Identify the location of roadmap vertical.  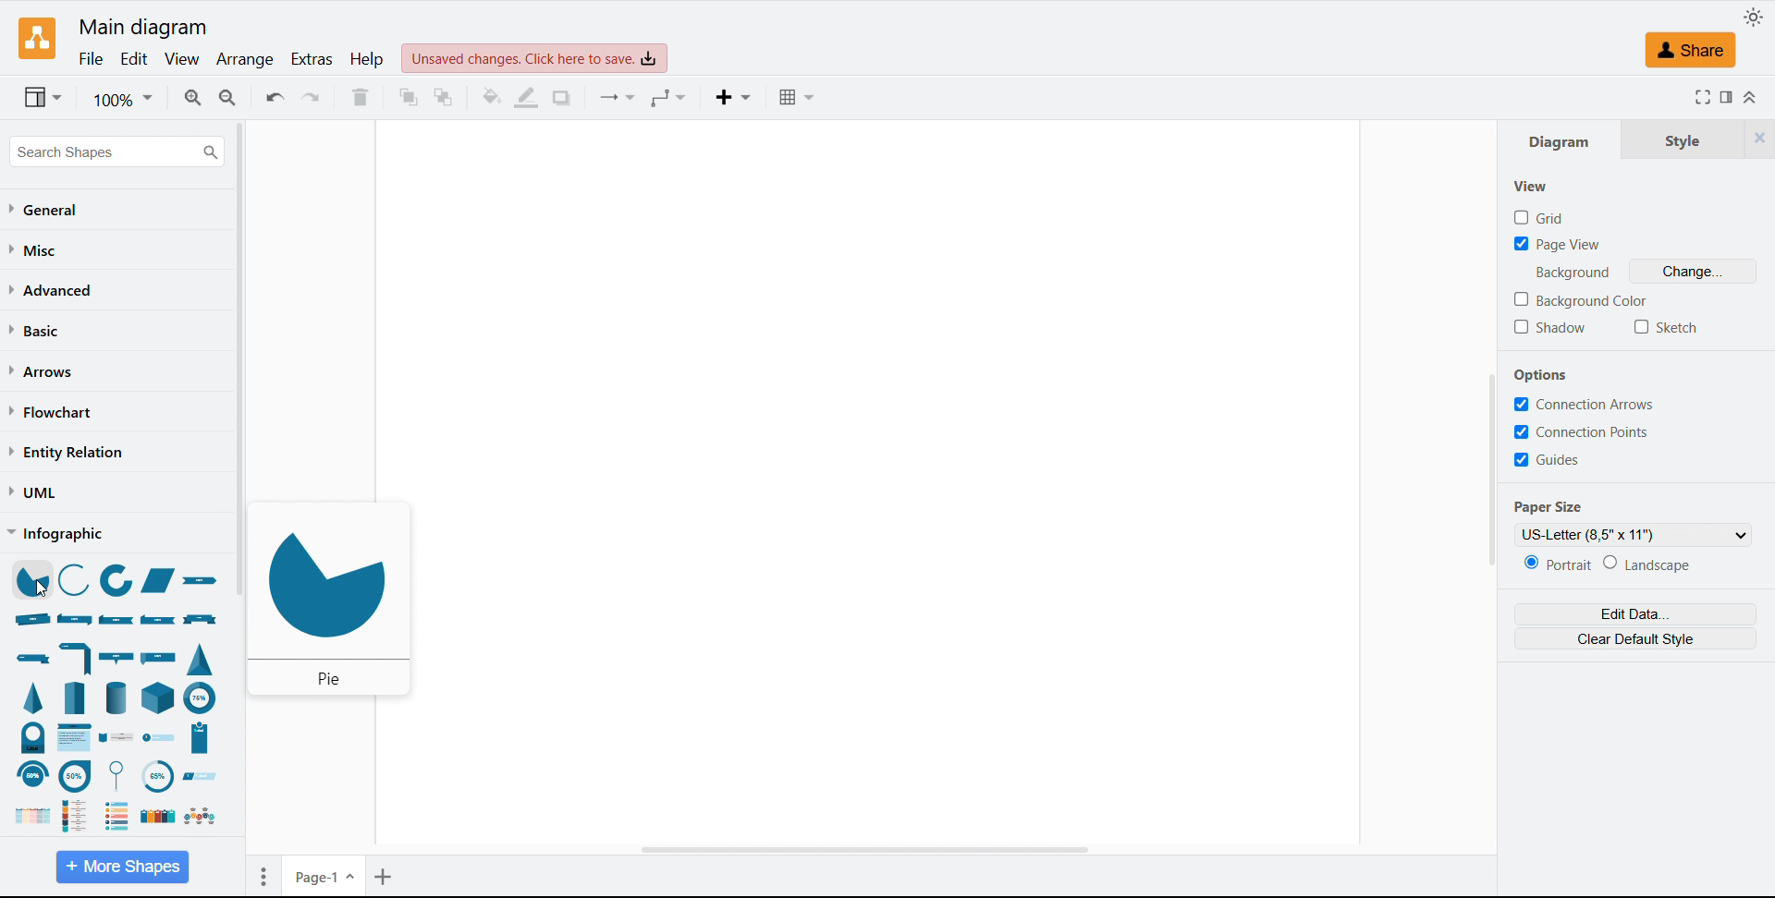
(116, 735).